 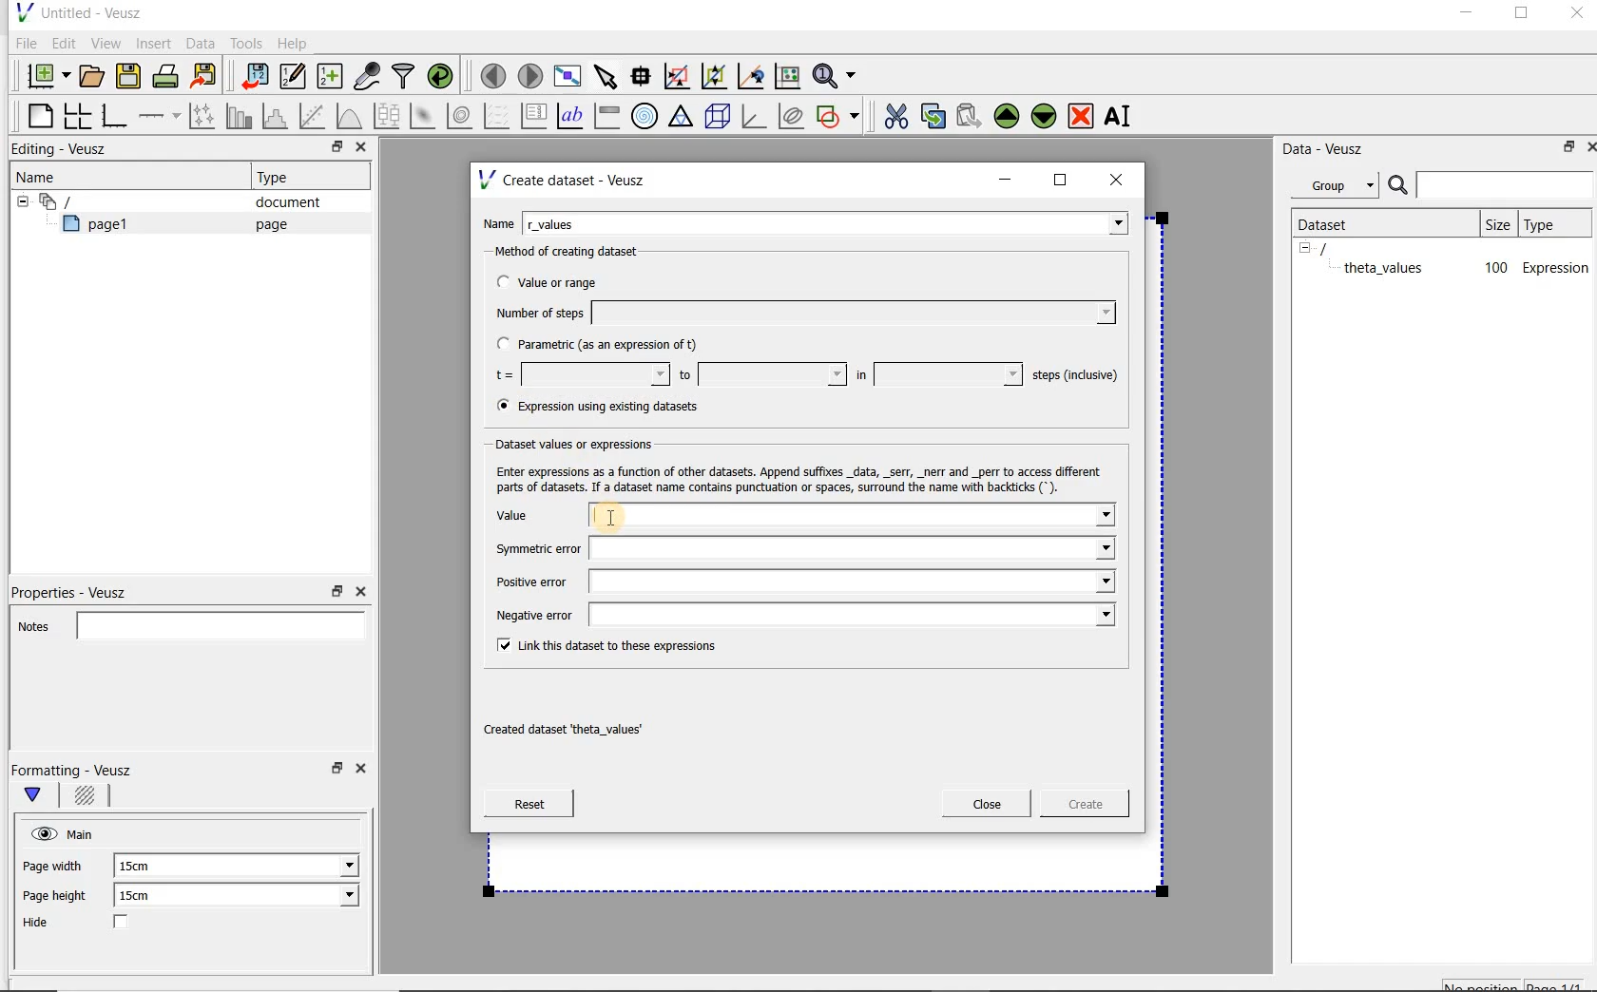 What do you see at coordinates (760, 374) in the screenshot?
I see `to` at bounding box center [760, 374].